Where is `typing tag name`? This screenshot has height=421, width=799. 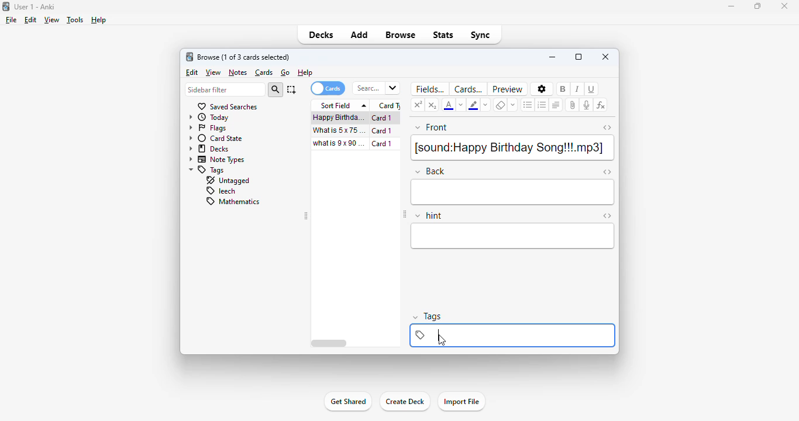
typing tag name is located at coordinates (514, 335).